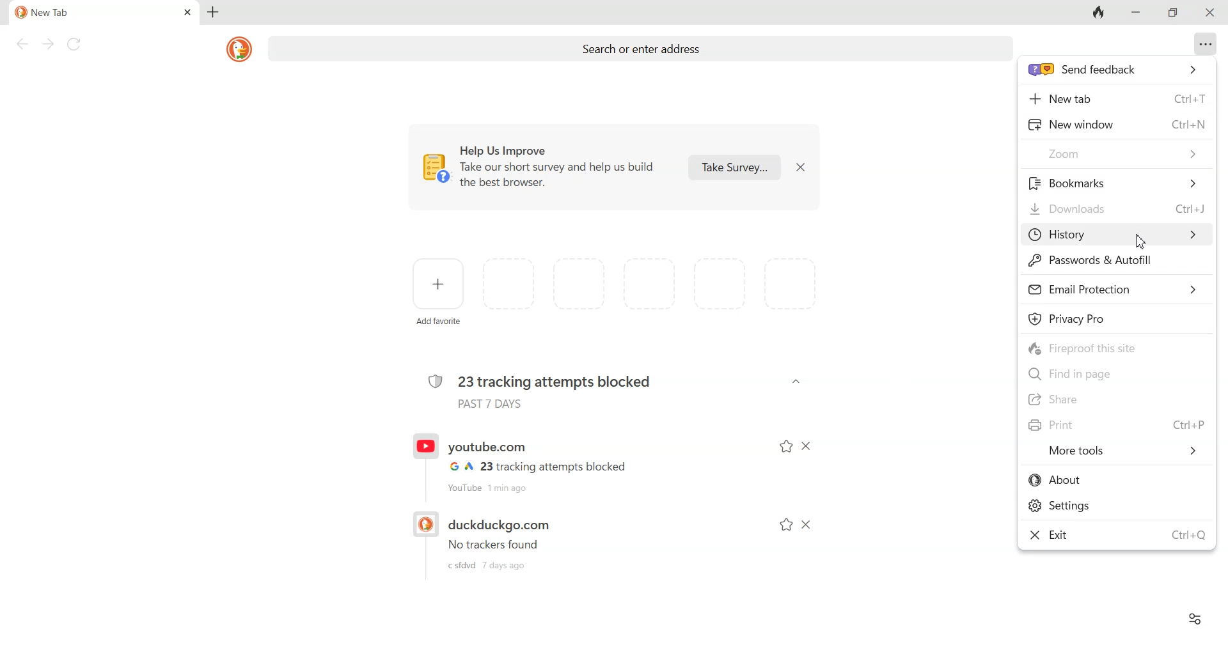 The height and width of the screenshot is (652, 1228). What do you see at coordinates (1117, 479) in the screenshot?
I see `About` at bounding box center [1117, 479].